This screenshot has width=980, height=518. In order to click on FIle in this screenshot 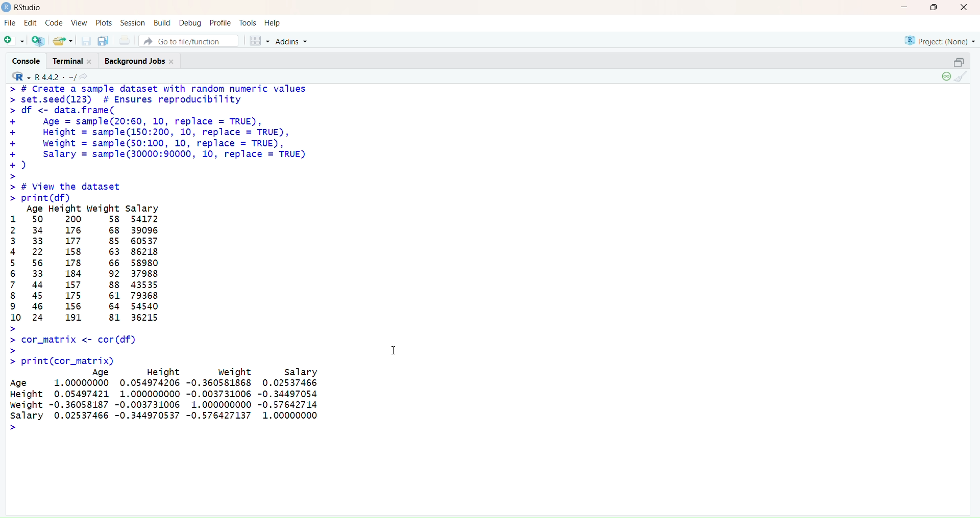, I will do `click(10, 23)`.